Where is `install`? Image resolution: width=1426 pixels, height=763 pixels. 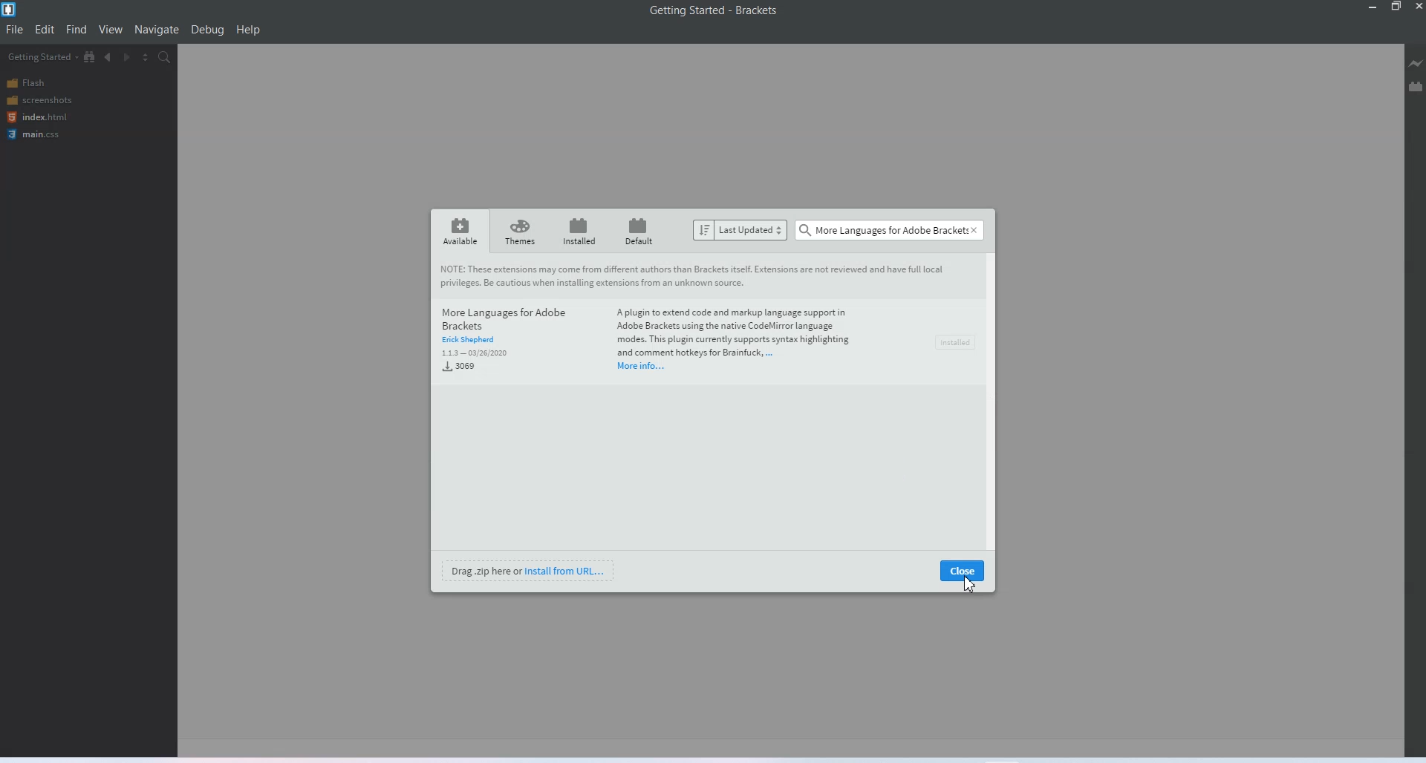
install is located at coordinates (960, 342).